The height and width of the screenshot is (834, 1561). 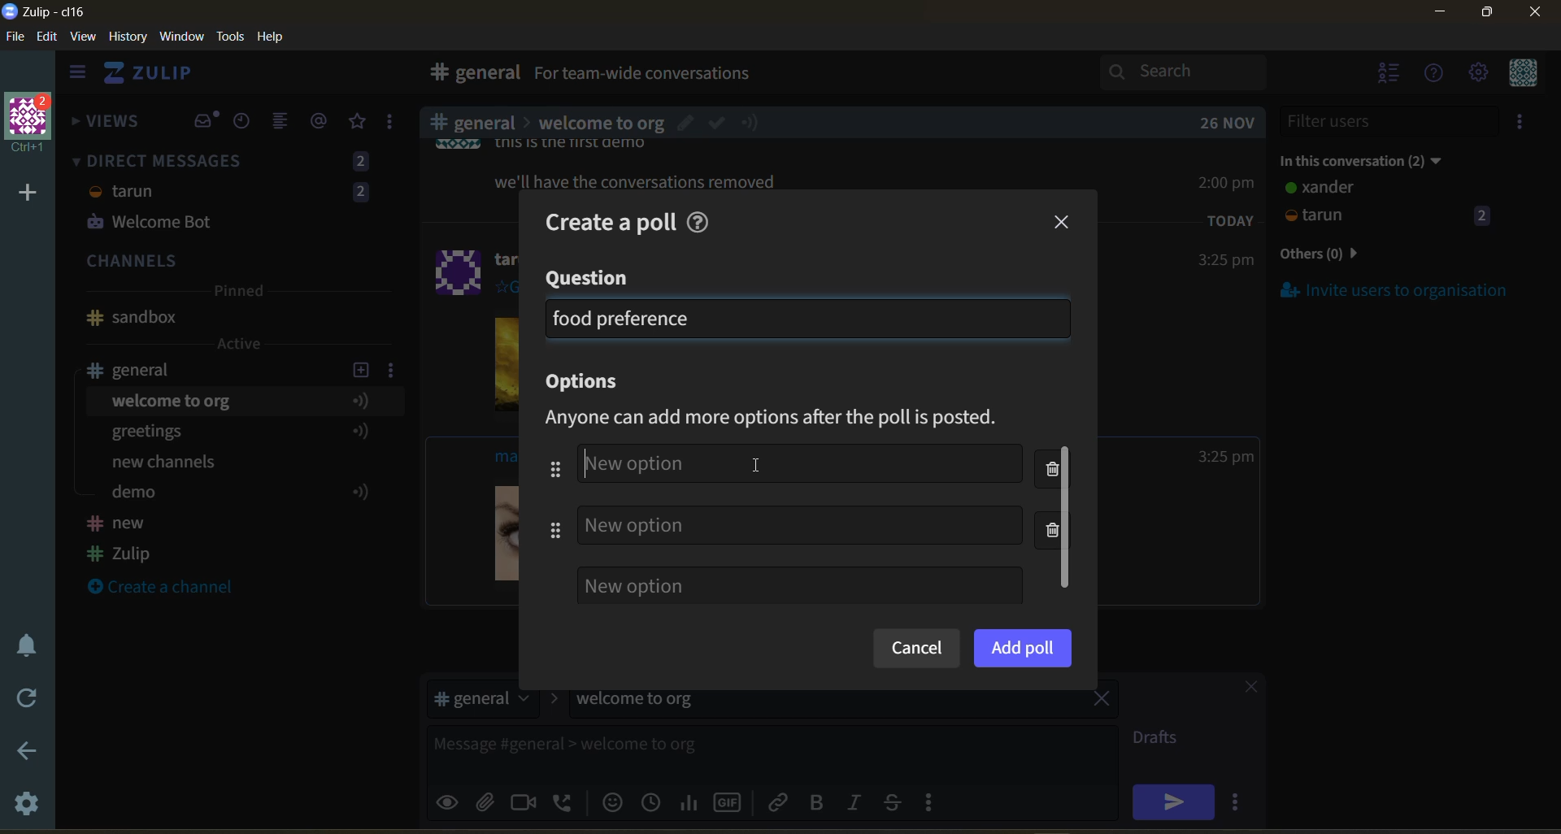 I want to click on bold, so click(x=815, y=803).